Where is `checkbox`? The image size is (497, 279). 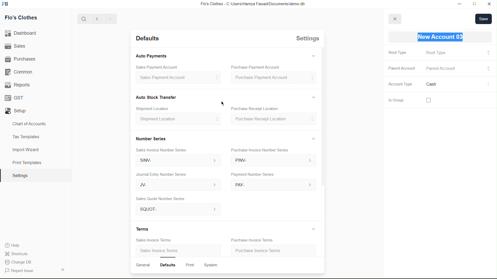 checkbox is located at coordinates (428, 100).